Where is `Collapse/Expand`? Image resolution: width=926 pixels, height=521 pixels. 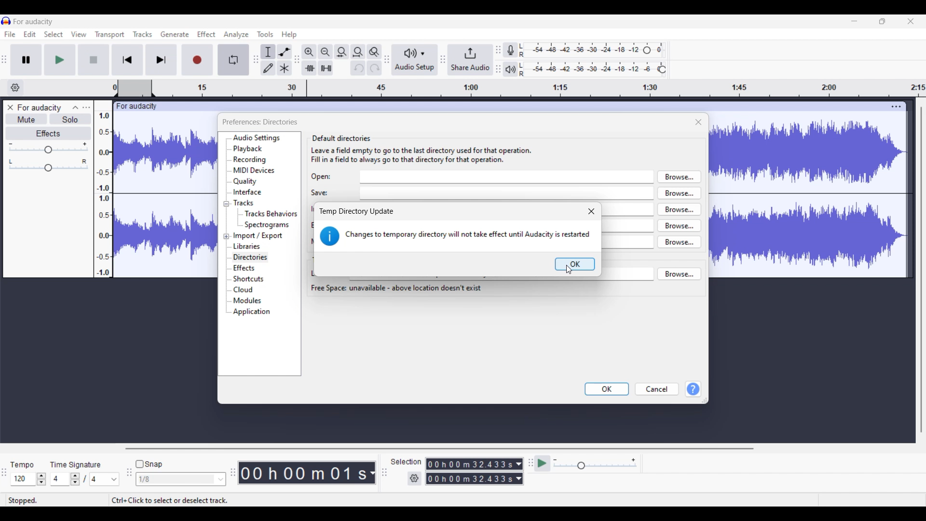 Collapse/Expand is located at coordinates (226, 220).